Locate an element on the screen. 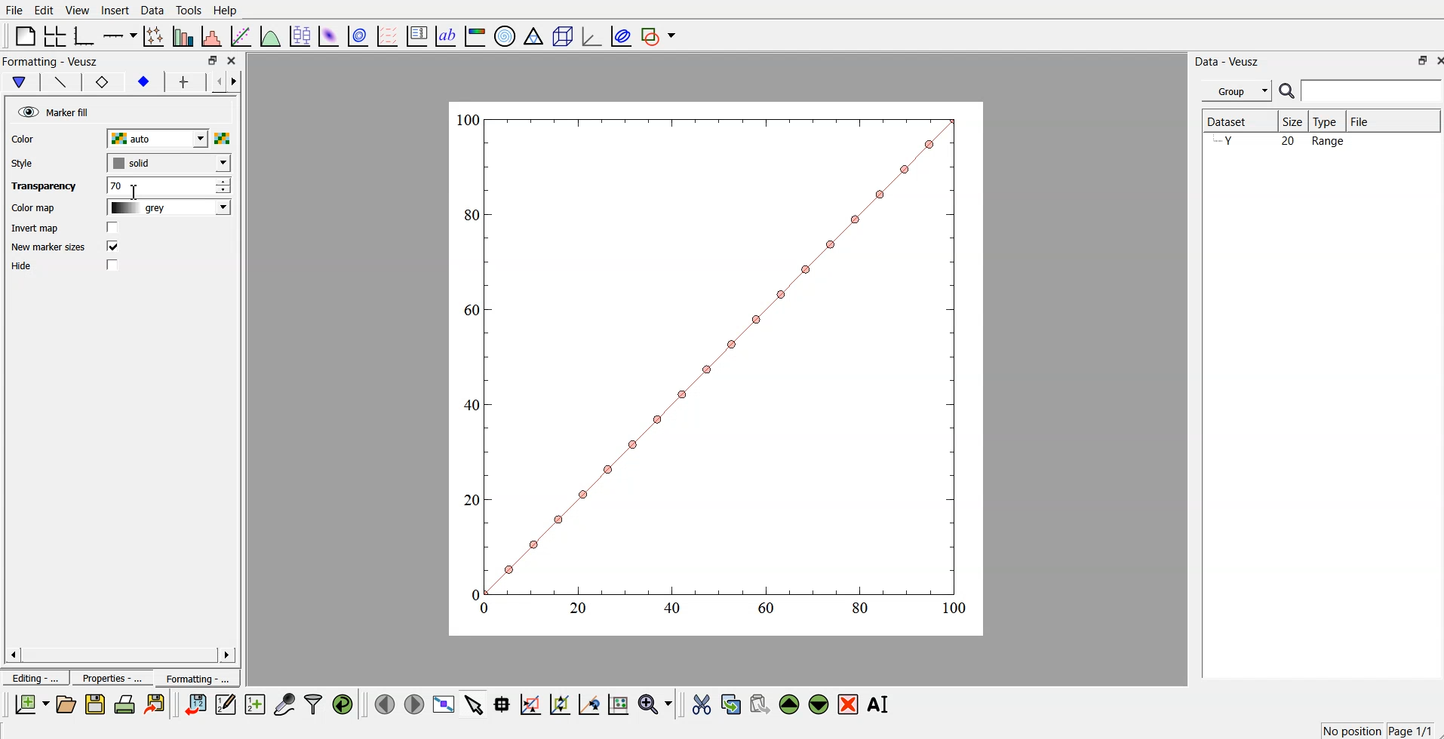 This screenshot has width=1444, height=739. Close is located at coordinates (1435, 60).